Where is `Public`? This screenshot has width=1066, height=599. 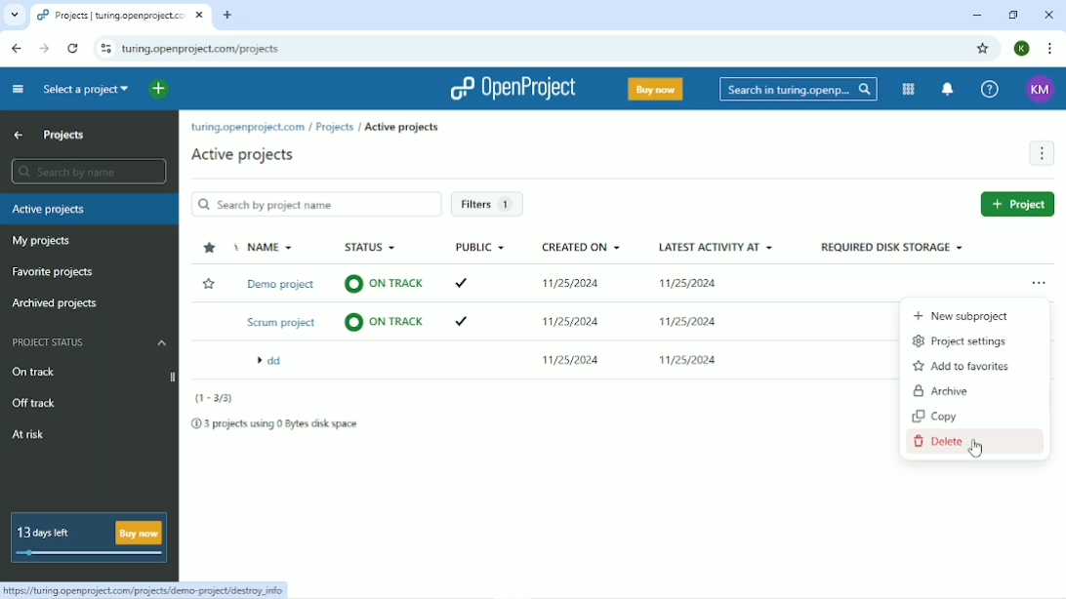
Public is located at coordinates (481, 247).